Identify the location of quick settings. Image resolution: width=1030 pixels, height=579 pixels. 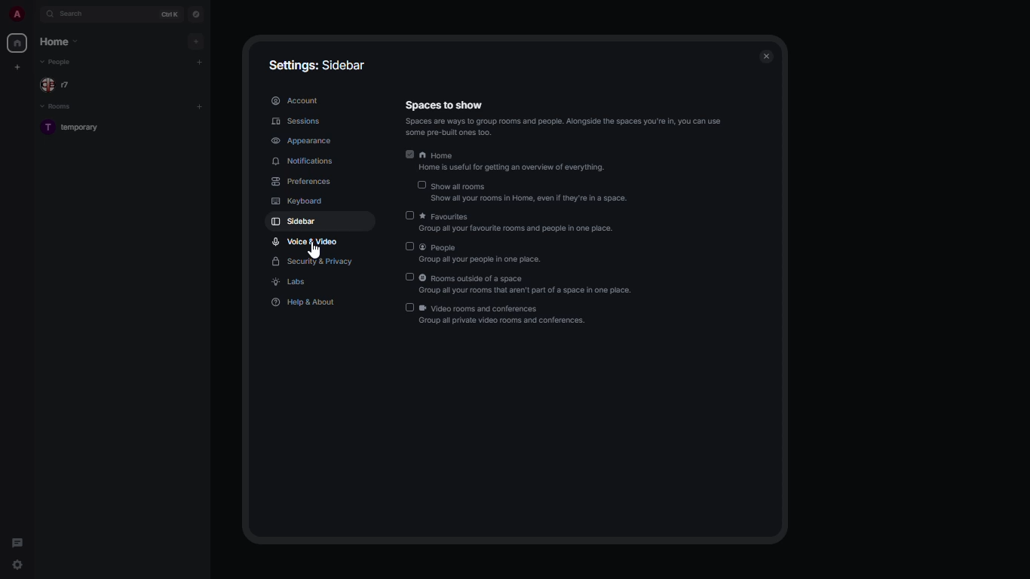
(17, 564).